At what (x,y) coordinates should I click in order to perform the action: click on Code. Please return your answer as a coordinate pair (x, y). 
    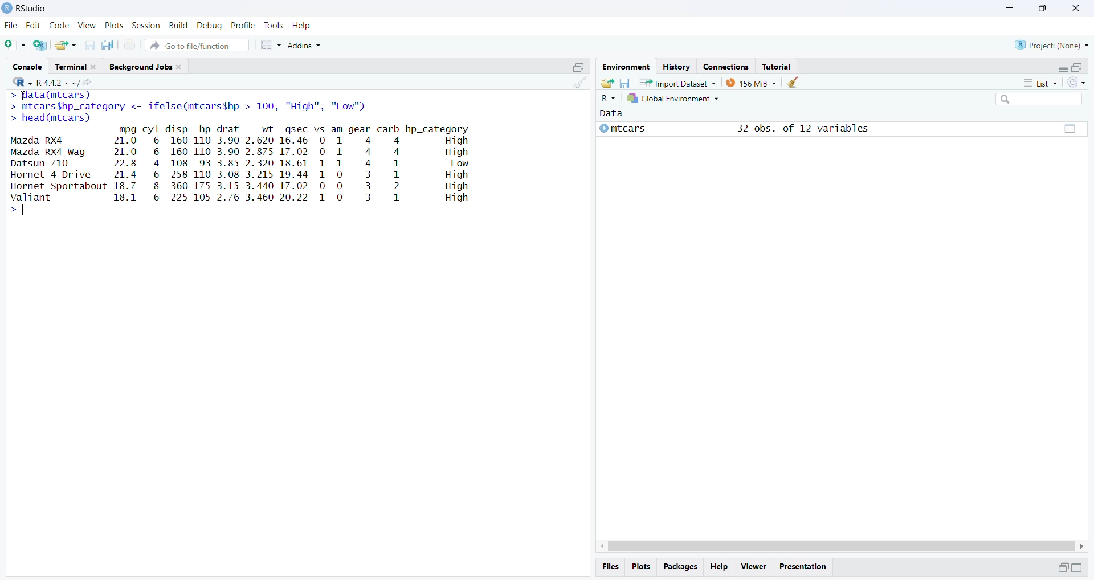
    Looking at the image, I should click on (59, 26).